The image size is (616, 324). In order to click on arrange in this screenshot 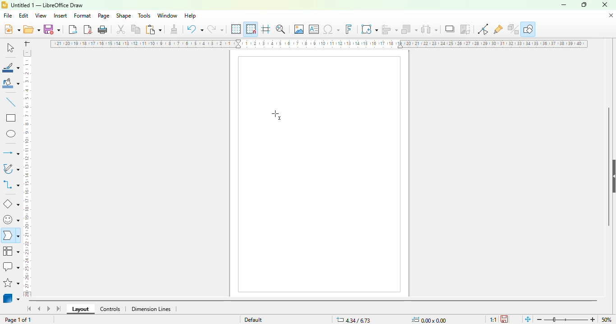, I will do `click(409, 29)`.